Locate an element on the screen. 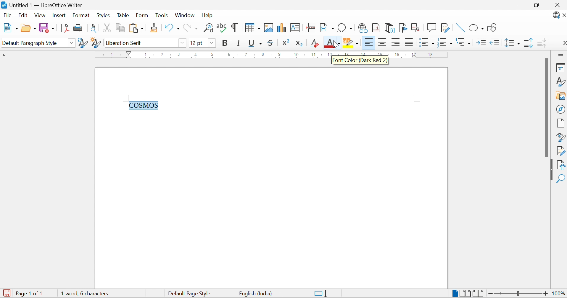 The width and height of the screenshot is (567, 298). Insert Text Box is located at coordinates (295, 27).